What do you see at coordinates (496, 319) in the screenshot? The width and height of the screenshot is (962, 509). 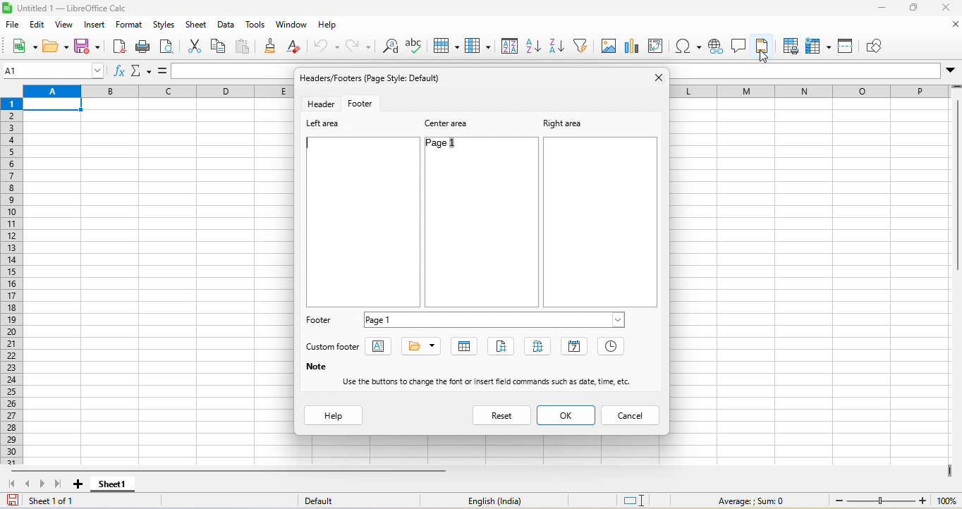 I see `page 1` at bounding box center [496, 319].